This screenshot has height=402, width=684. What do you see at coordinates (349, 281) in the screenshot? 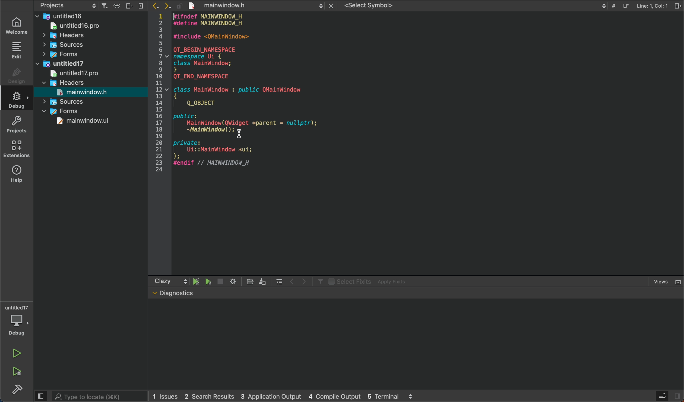
I see `Select fixits` at bounding box center [349, 281].